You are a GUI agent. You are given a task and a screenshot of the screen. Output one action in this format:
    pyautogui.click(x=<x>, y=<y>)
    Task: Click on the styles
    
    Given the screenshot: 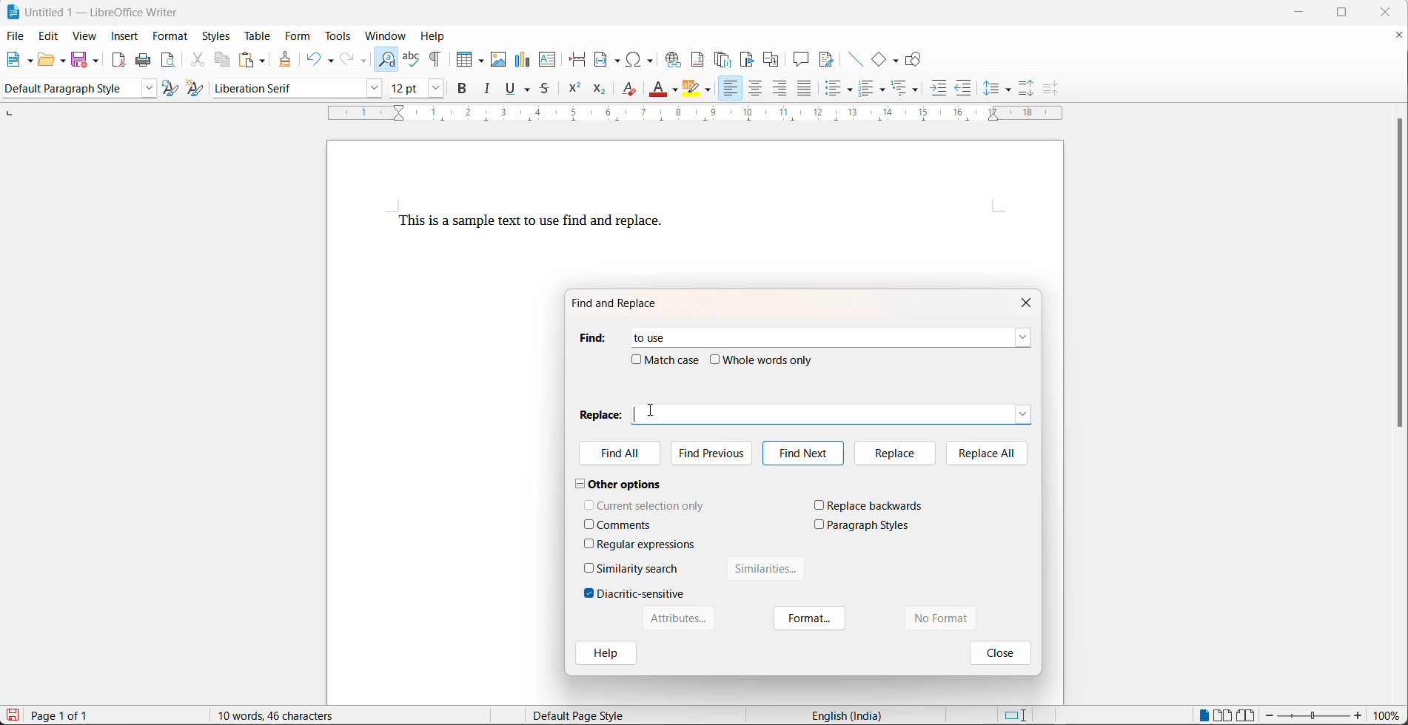 What is the action you would take?
    pyautogui.click(x=216, y=36)
    